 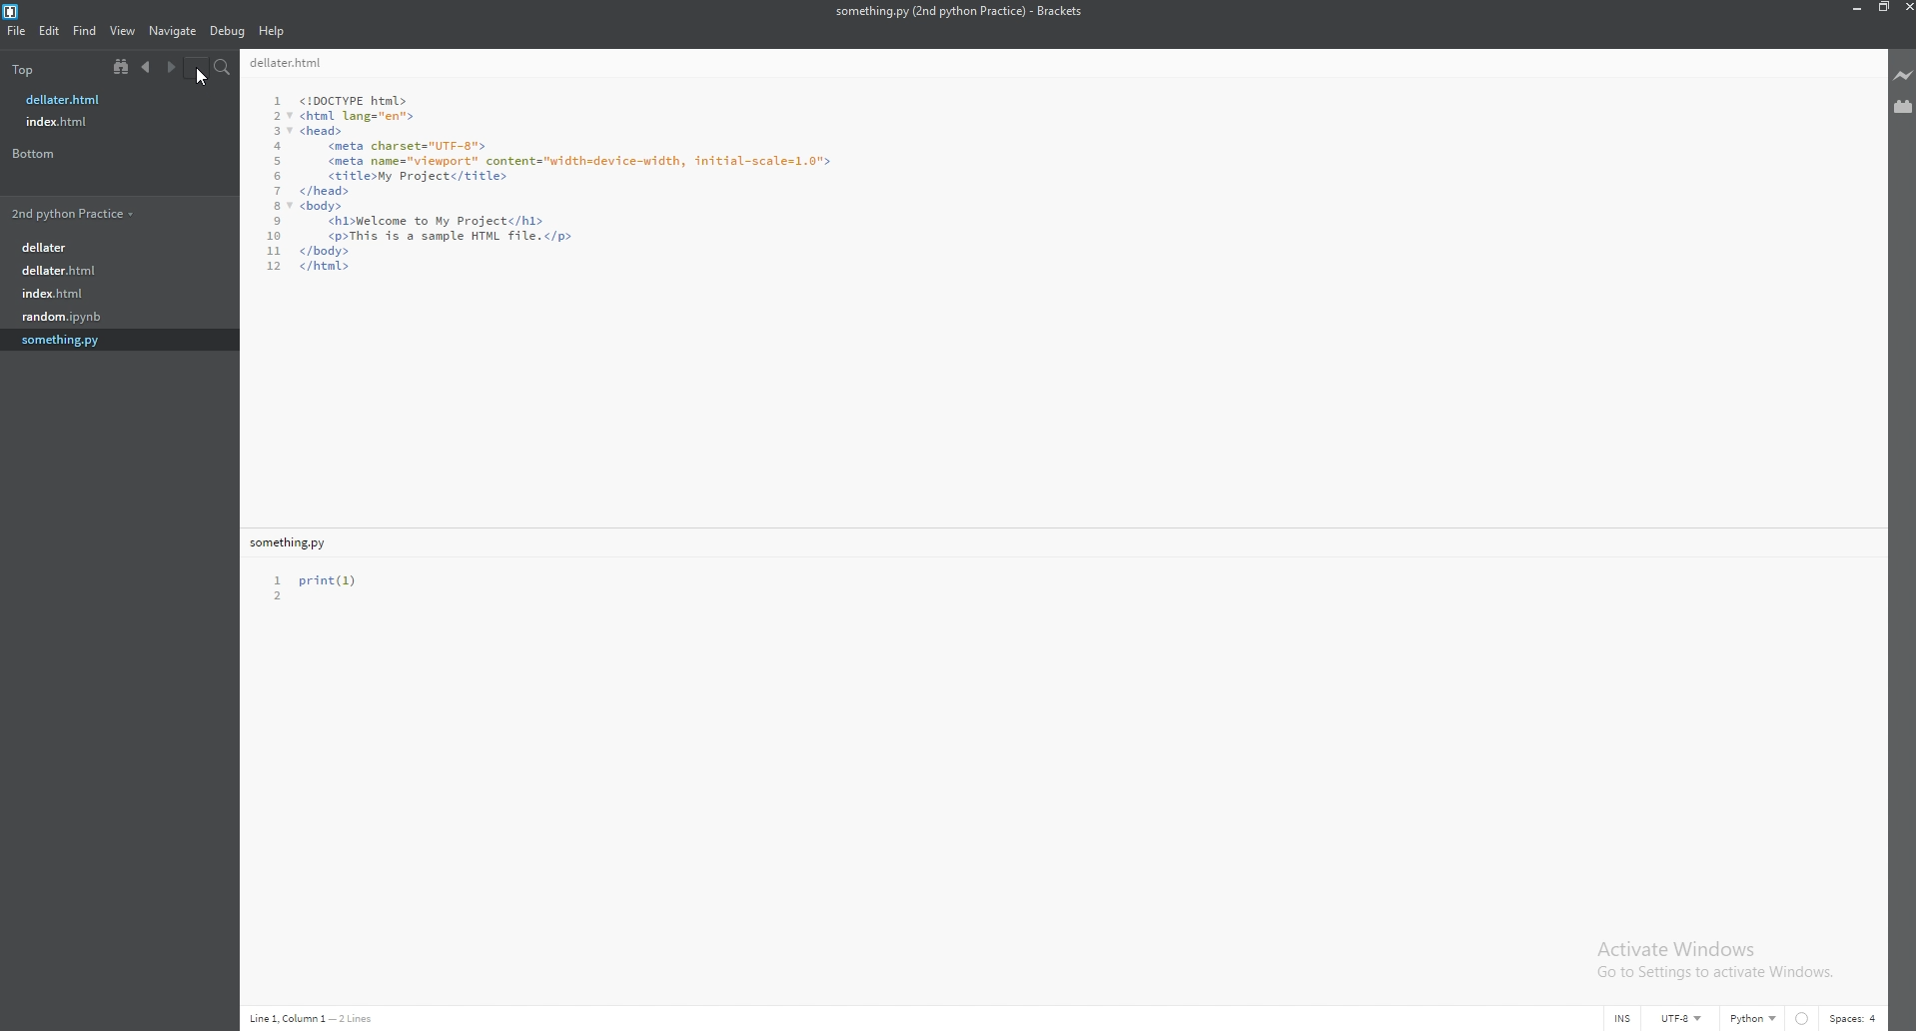 What do you see at coordinates (196, 66) in the screenshot?
I see `split view` at bounding box center [196, 66].